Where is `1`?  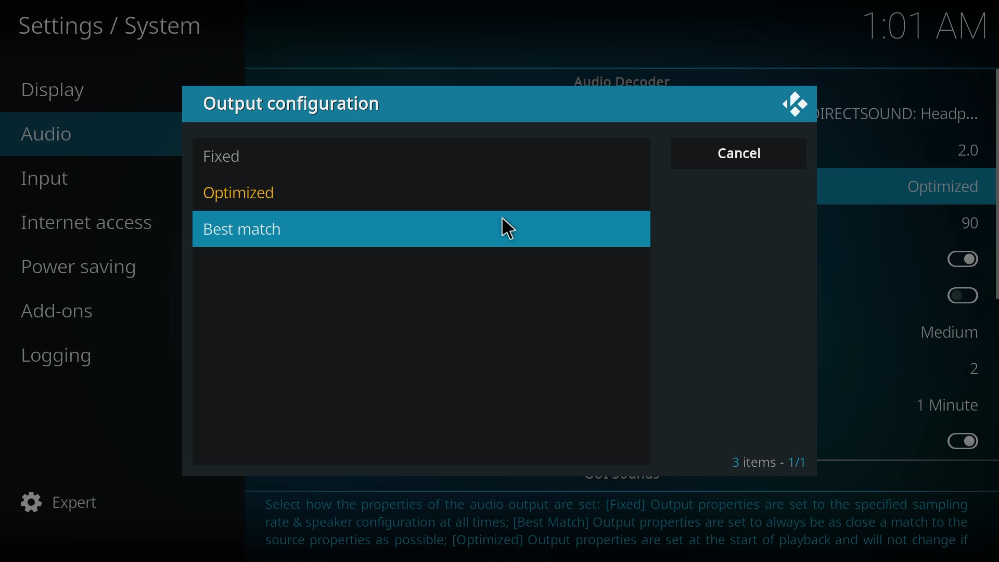
1 is located at coordinates (944, 404).